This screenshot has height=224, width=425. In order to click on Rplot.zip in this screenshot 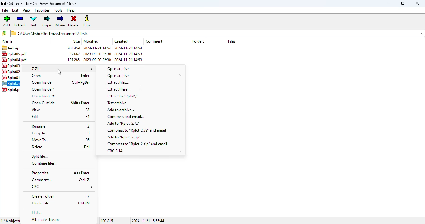, I will do `click(11, 84)`.